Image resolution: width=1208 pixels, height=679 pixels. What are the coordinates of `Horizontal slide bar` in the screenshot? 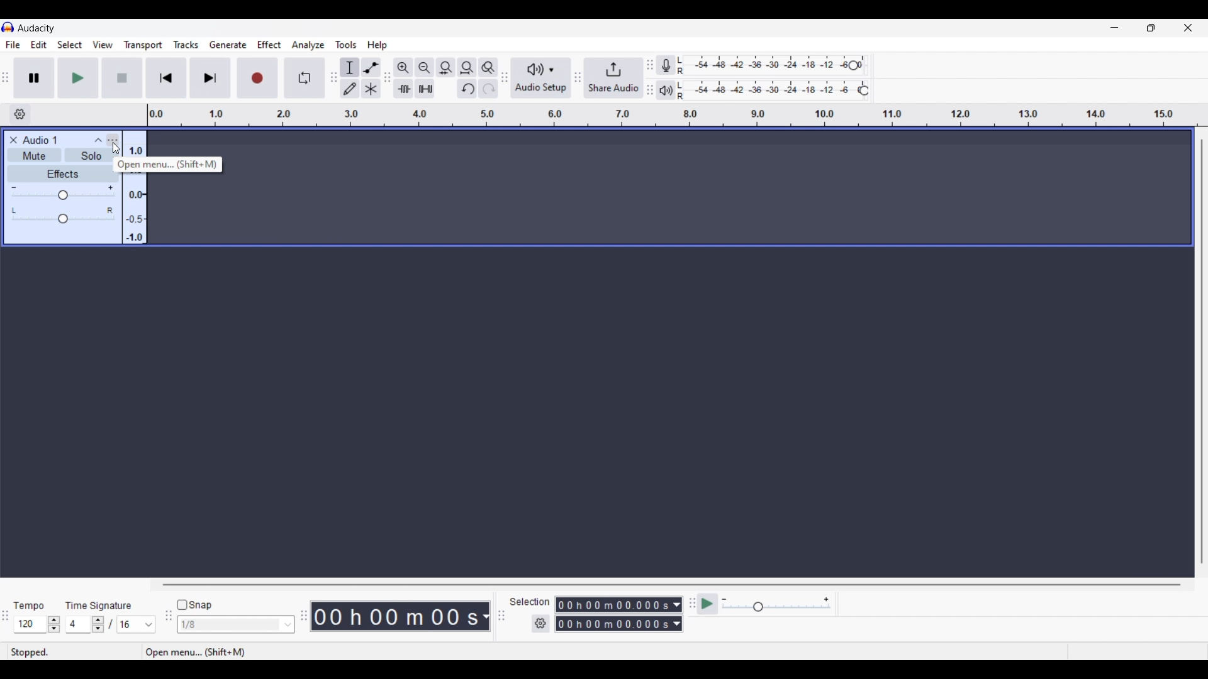 It's located at (672, 585).